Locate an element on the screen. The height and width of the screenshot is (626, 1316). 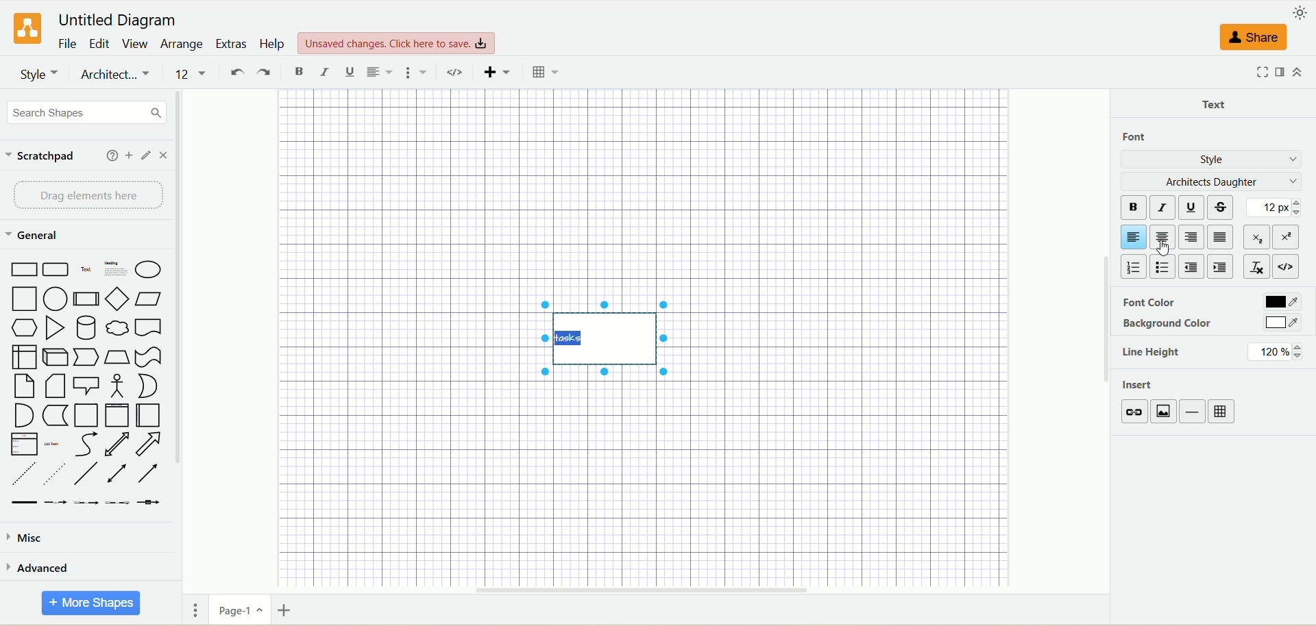
general is located at coordinates (36, 236).